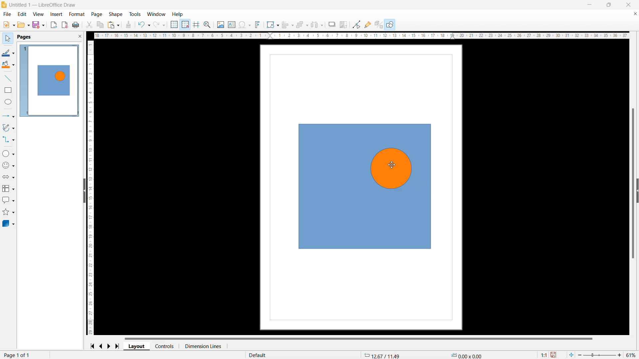 This screenshot has width=639, height=359. Describe the element at coordinates (84, 191) in the screenshot. I see `hide pane` at that location.